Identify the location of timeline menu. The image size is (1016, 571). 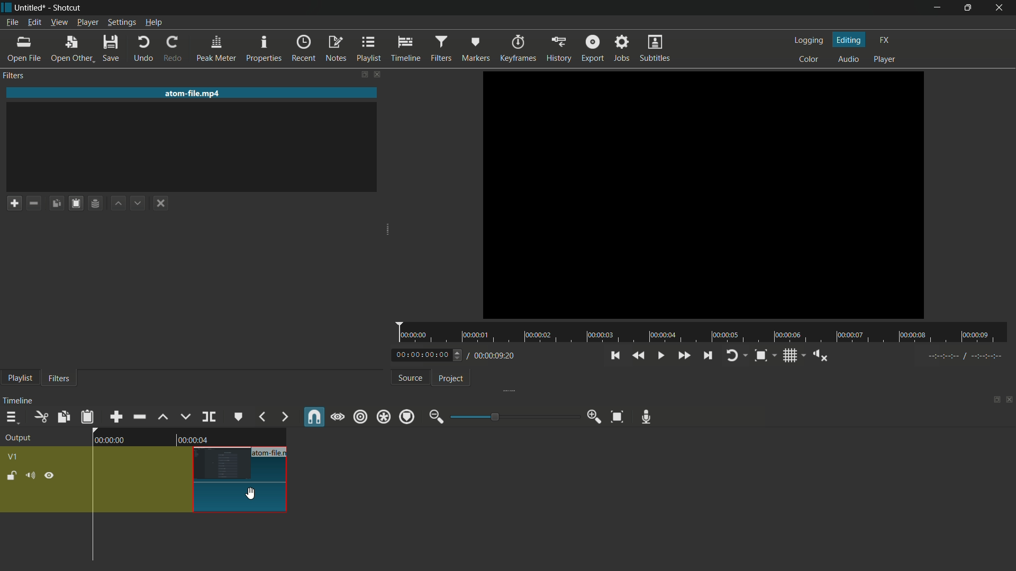
(9, 416).